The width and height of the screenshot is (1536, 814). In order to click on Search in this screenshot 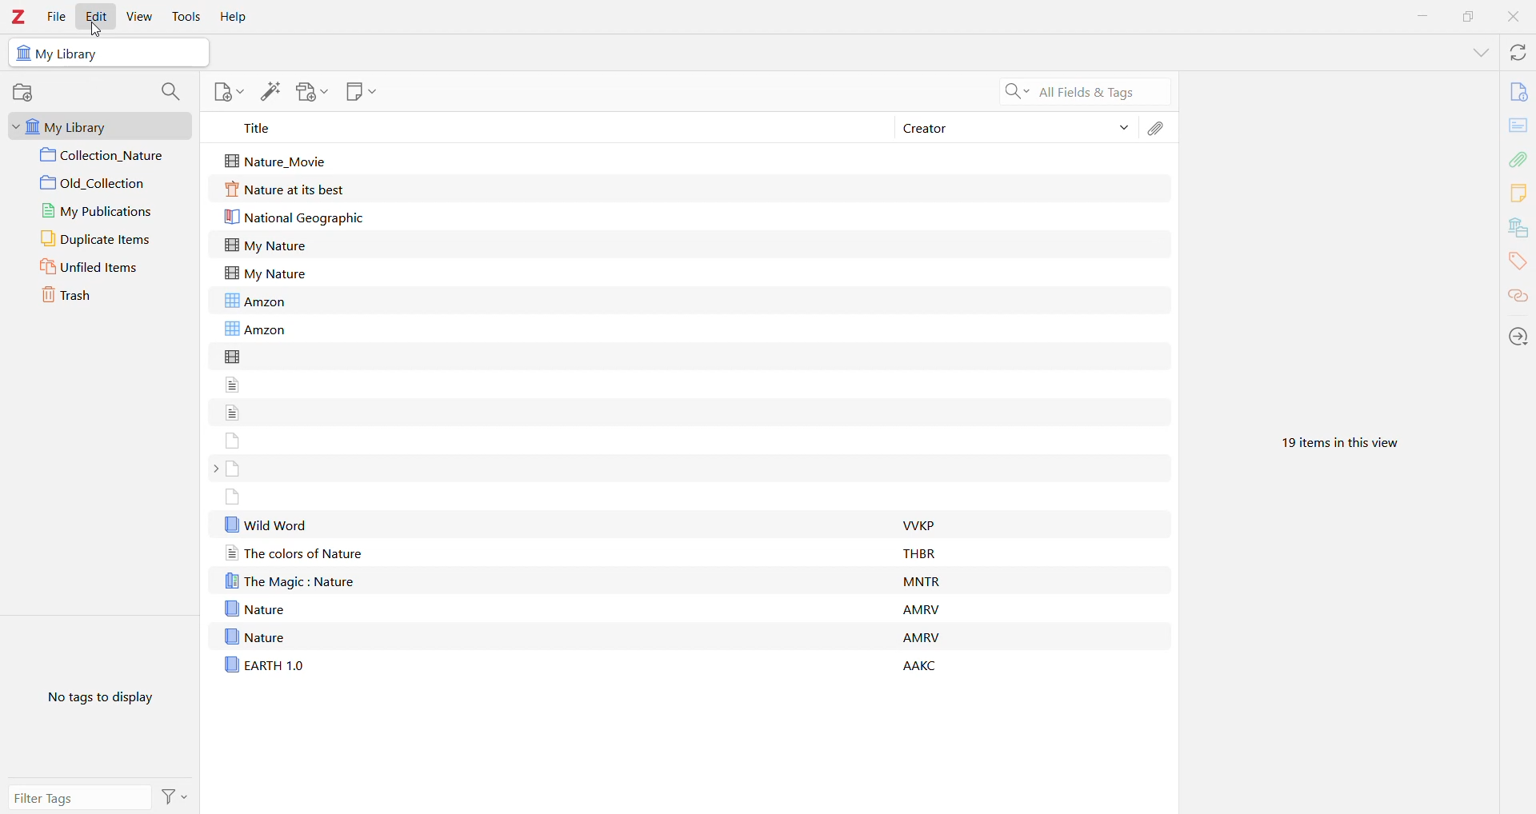, I will do `click(1086, 93)`.